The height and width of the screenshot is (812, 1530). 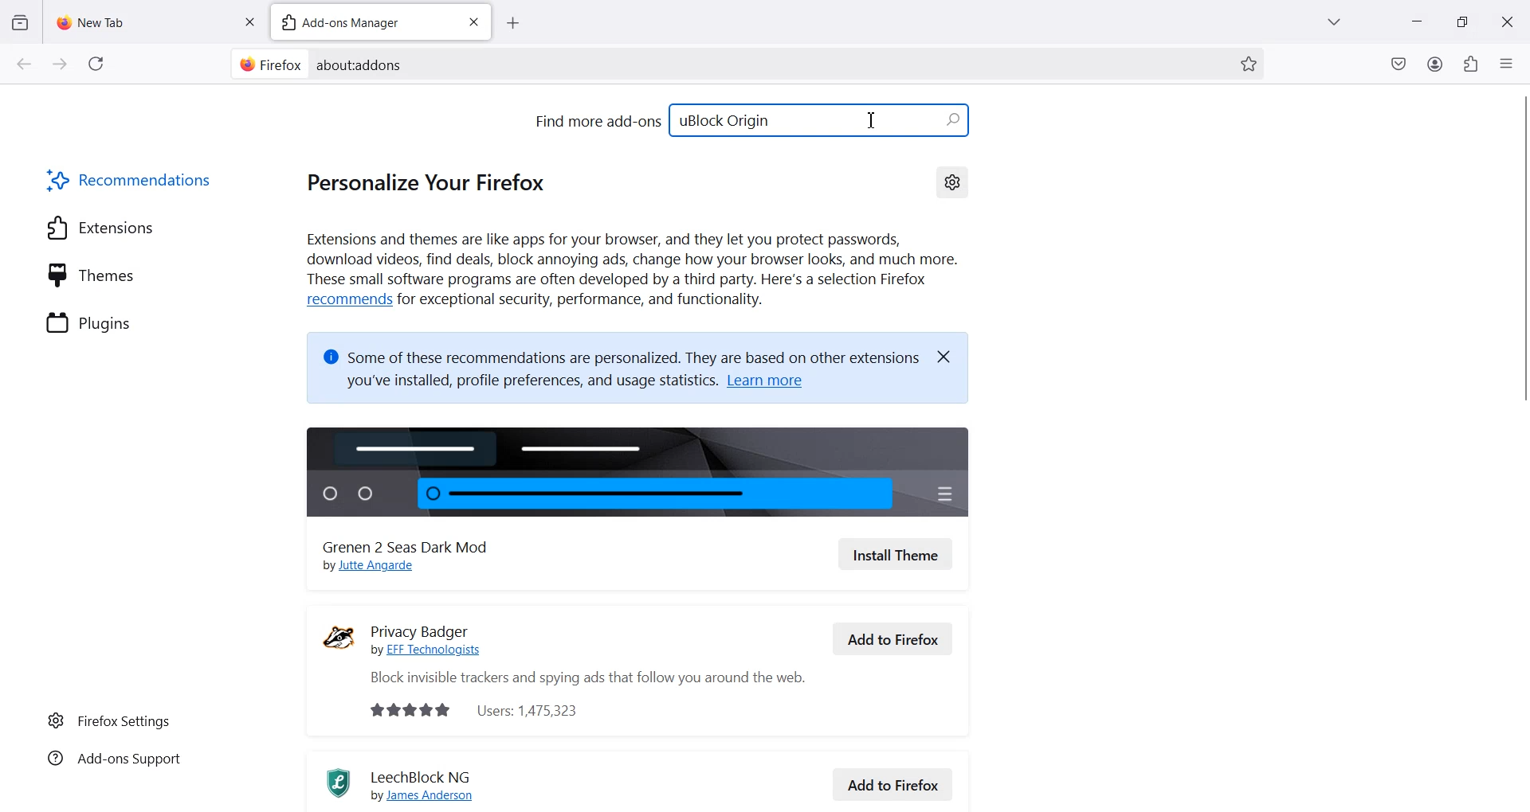 I want to click on Install Theme, so click(x=896, y=554).